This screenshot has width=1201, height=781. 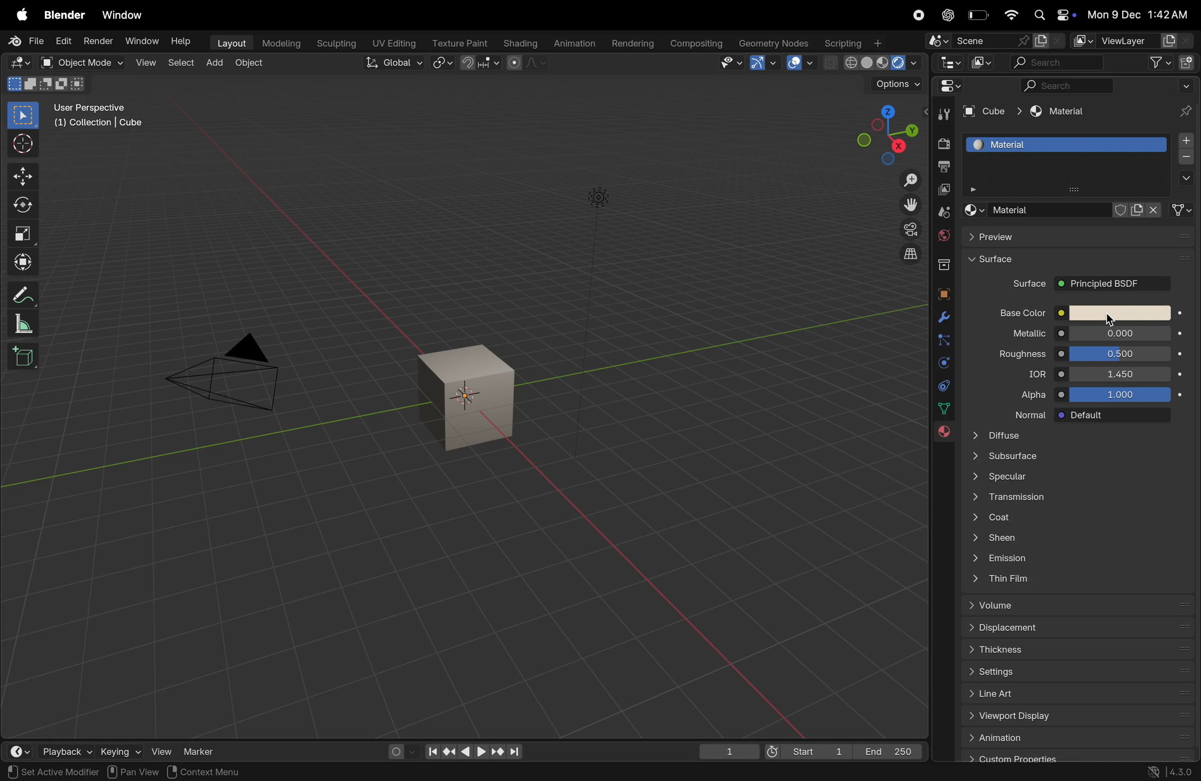 I want to click on Edit, so click(x=64, y=40).